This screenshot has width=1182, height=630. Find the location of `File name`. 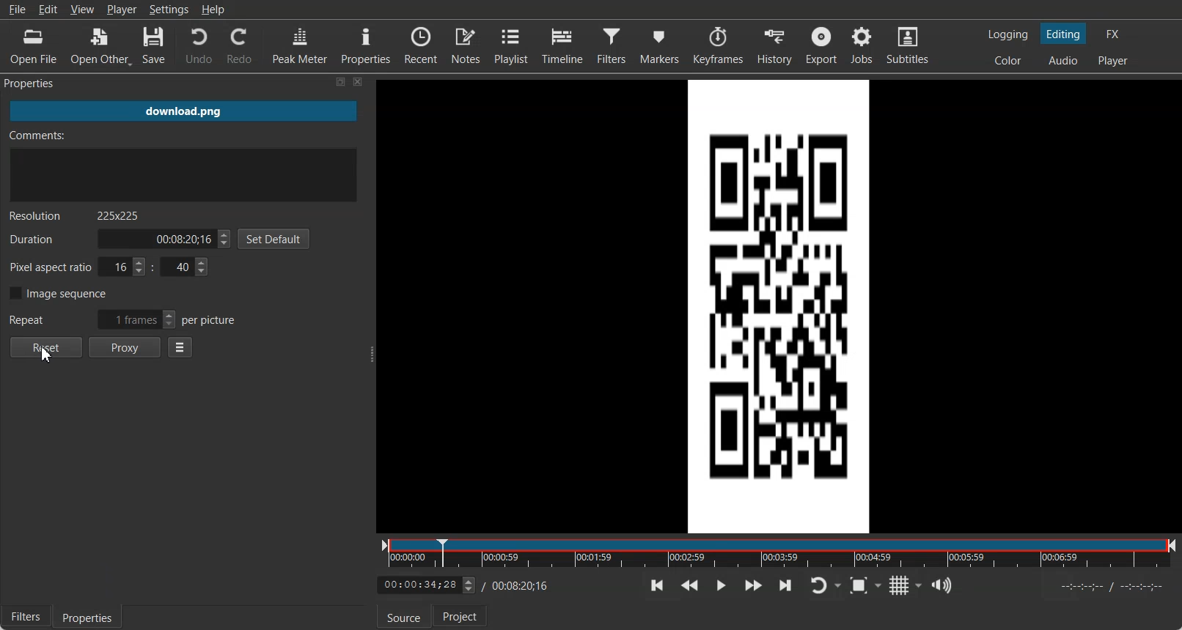

File name is located at coordinates (186, 111).